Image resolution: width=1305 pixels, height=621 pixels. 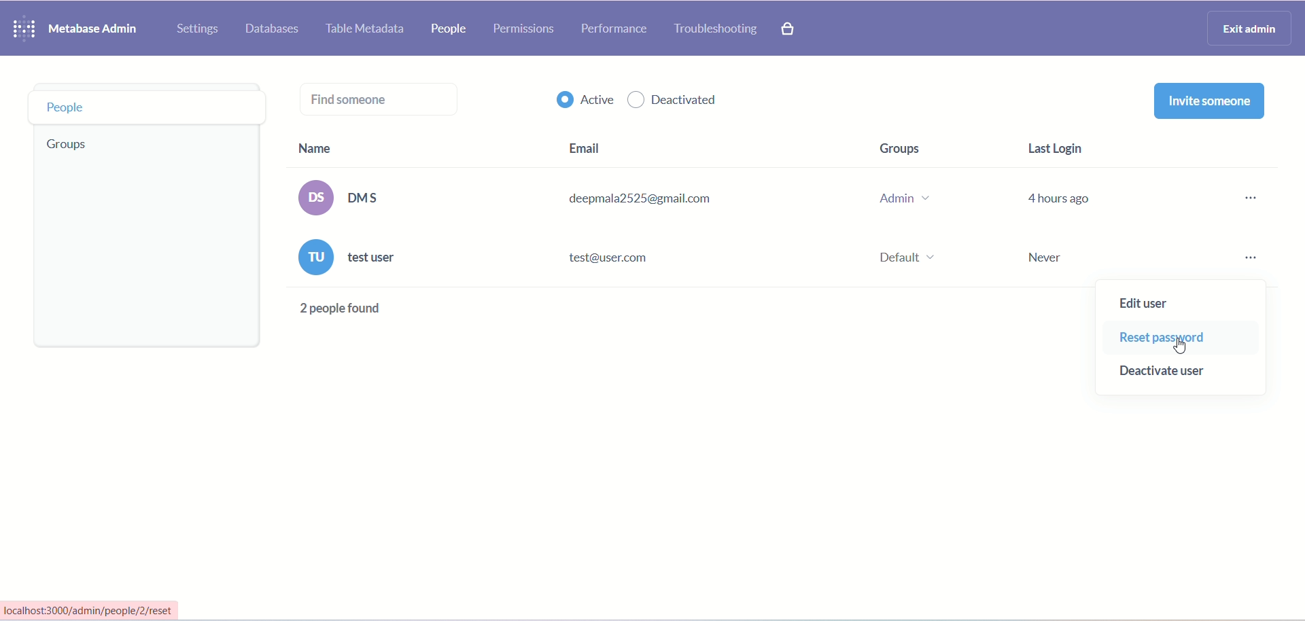 What do you see at coordinates (99, 32) in the screenshot?
I see `metabase admin` at bounding box center [99, 32].